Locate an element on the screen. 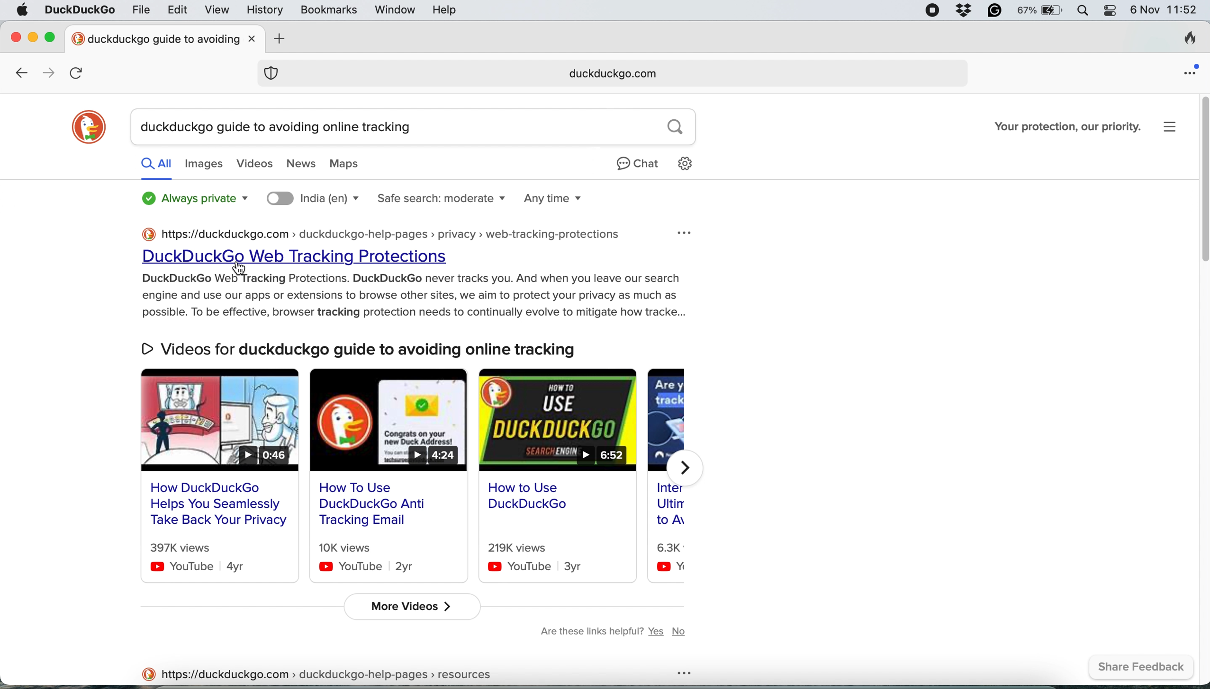  safe search is located at coordinates (439, 198).